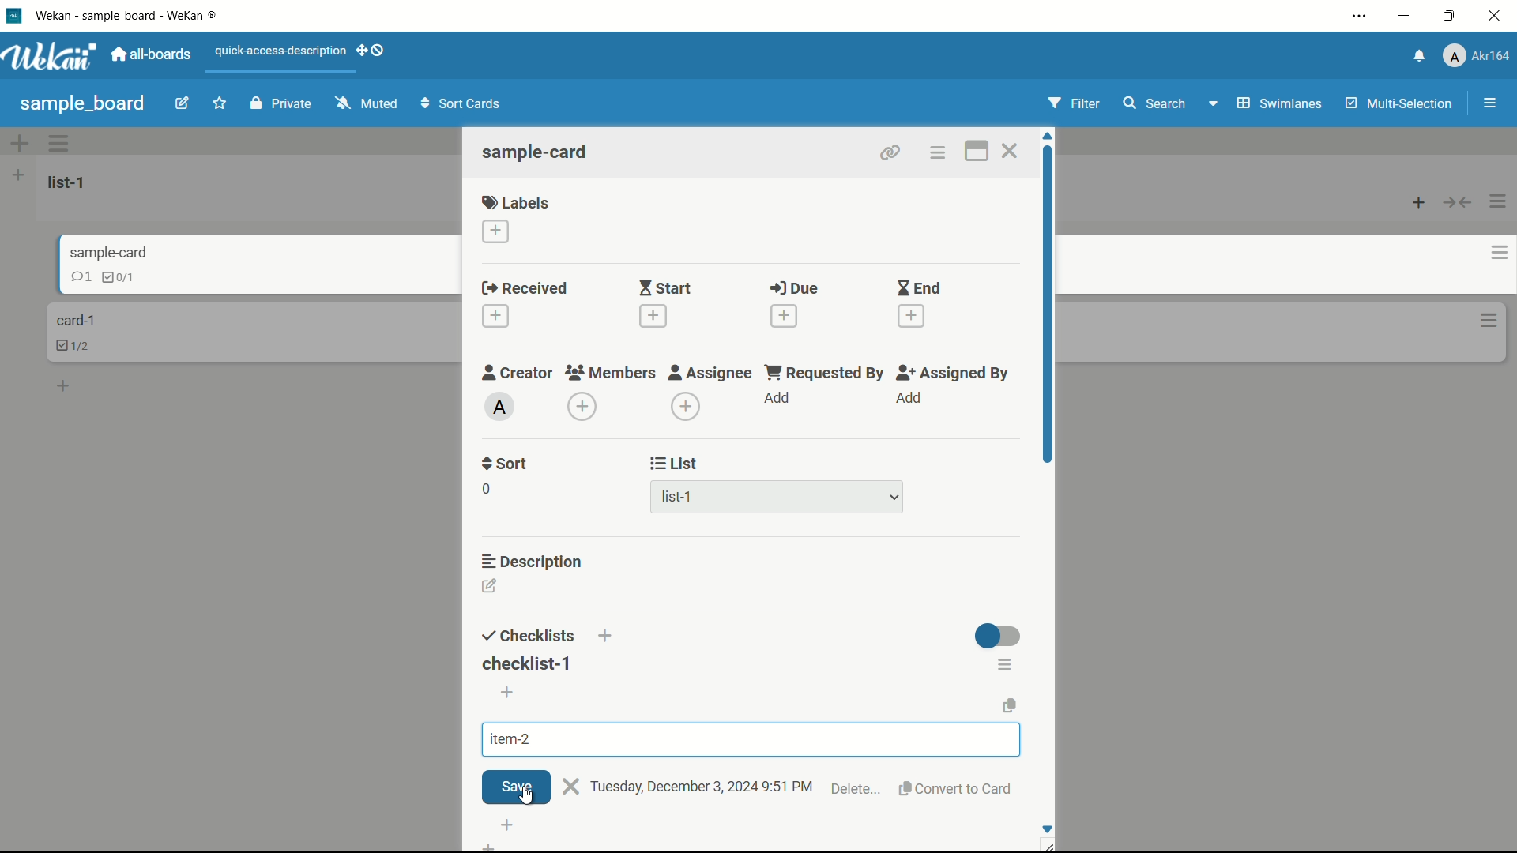 The height and width of the screenshot is (853, 1517). I want to click on card actions, so click(938, 152).